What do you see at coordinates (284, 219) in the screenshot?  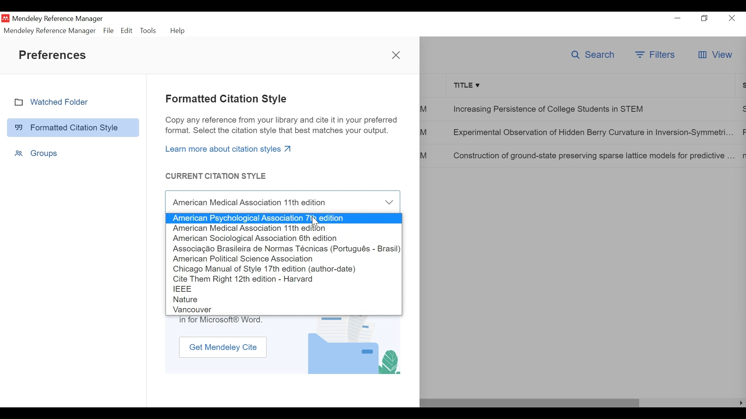 I see `American Psychological Association 7th edition` at bounding box center [284, 219].